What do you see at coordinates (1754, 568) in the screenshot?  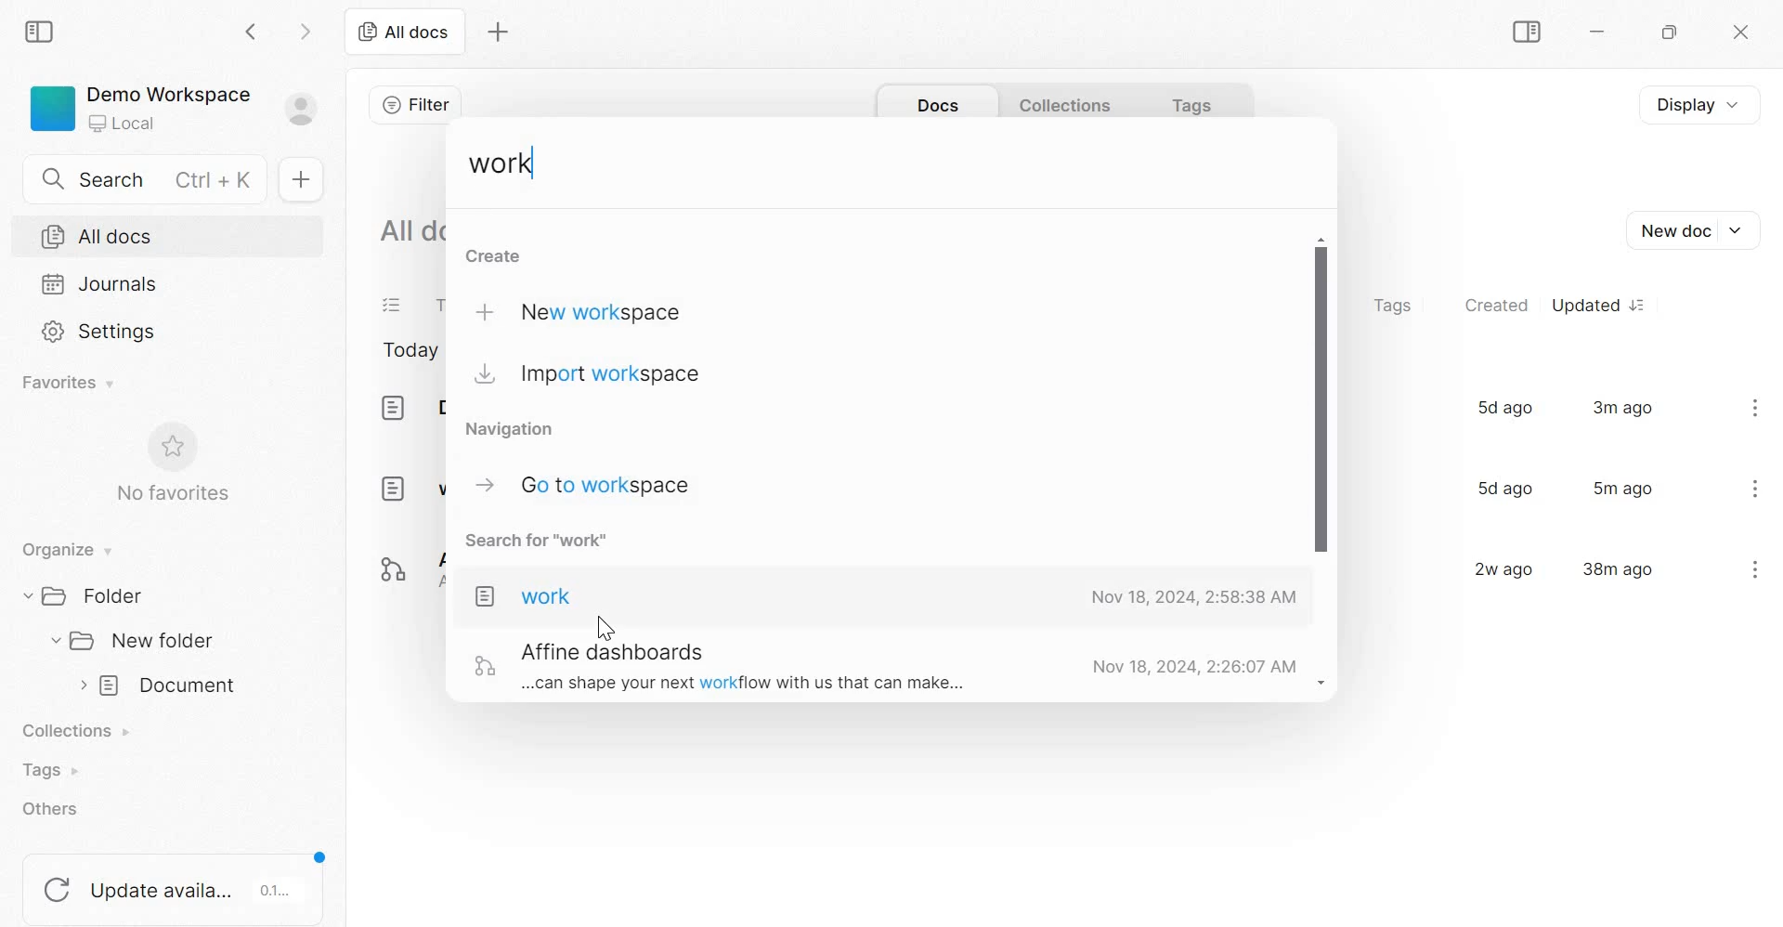 I see `kebab menu` at bounding box center [1754, 568].